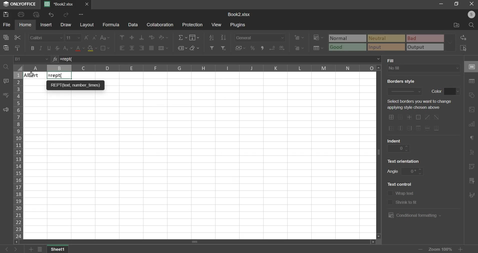 This screenshot has width=478, height=253. I want to click on protection, so click(192, 24).